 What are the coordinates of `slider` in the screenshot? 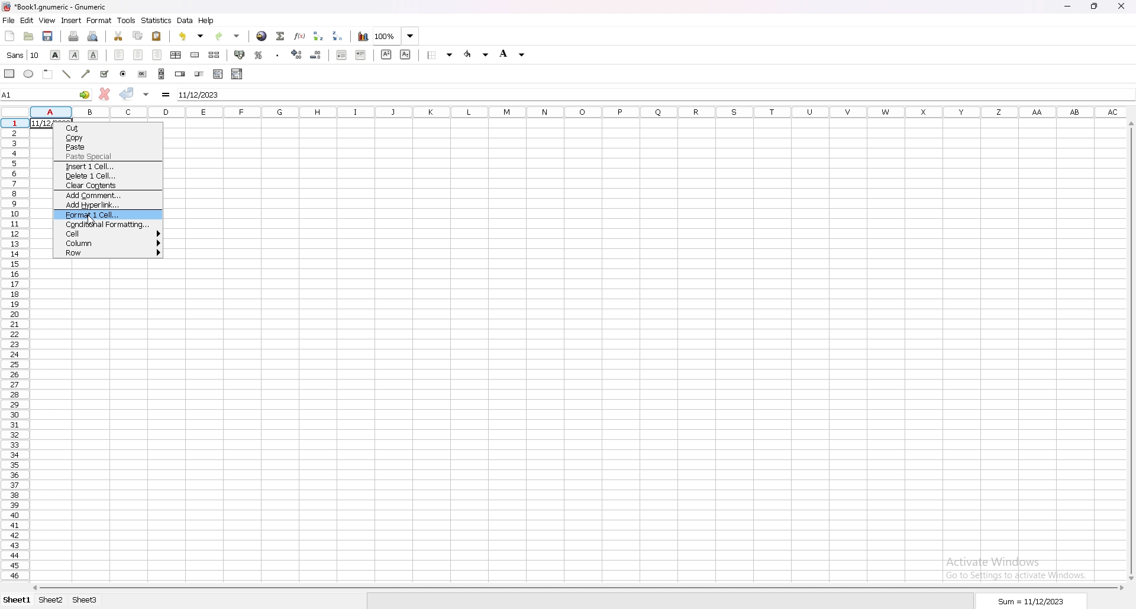 It's located at (198, 74).